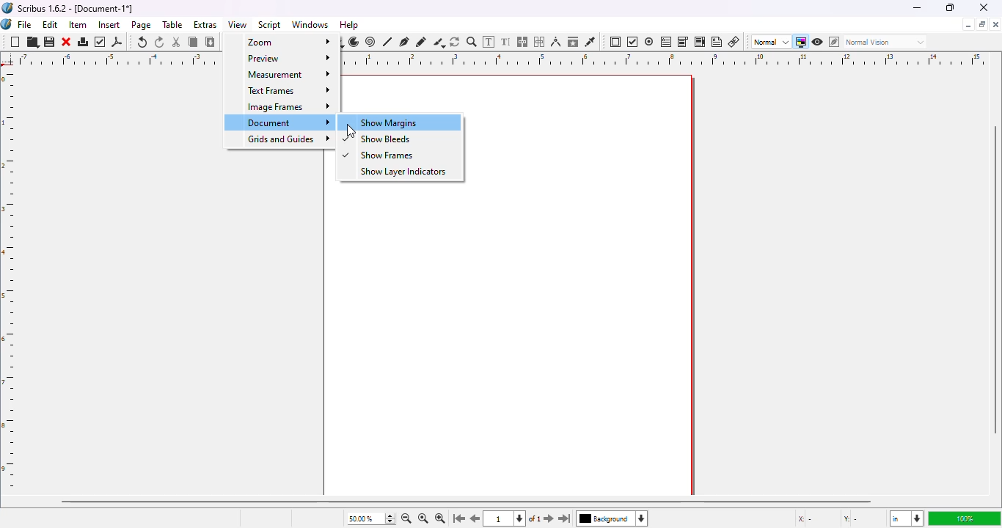 This screenshot has height=528, width=1002. I want to click on go to the previous pagr, so click(476, 519).